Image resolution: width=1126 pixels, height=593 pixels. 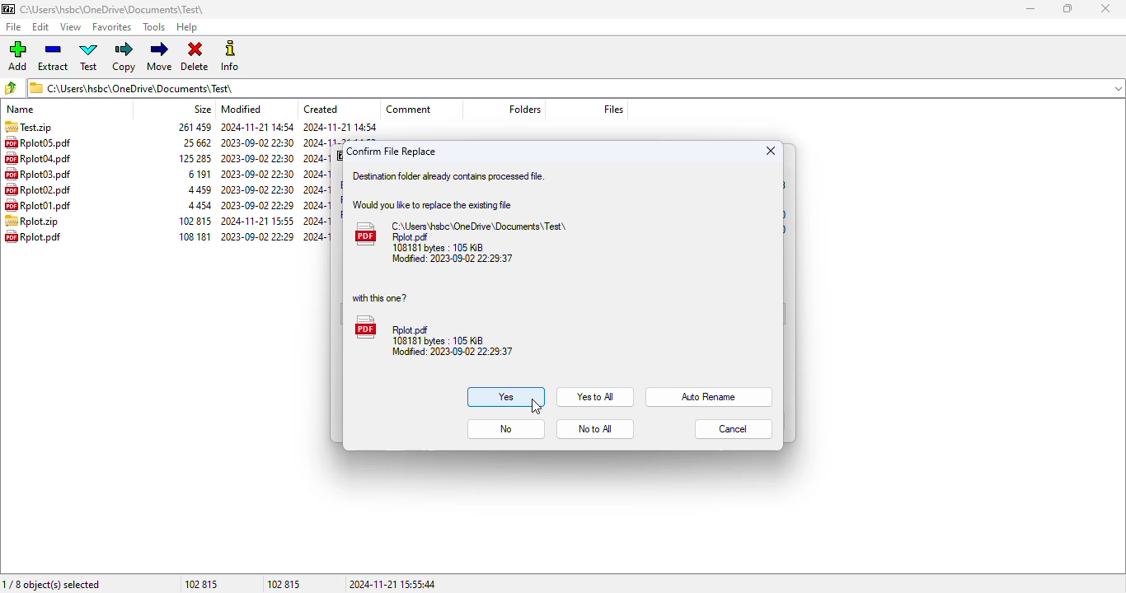 I want to click on destination folder already contains processed file, so click(x=448, y=176).